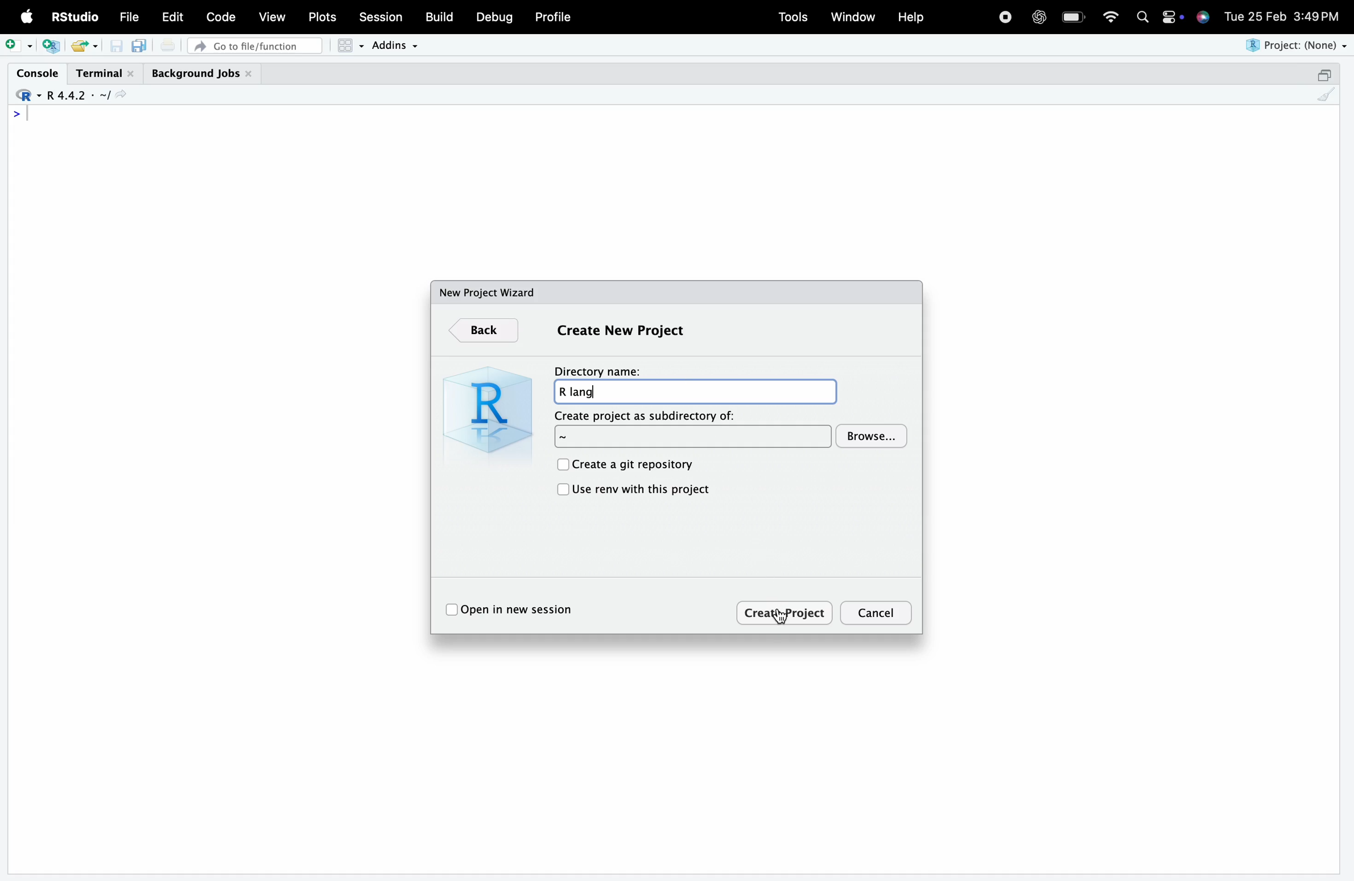  Describe the element at coordinates (695, 392) in the screenshot. I see `R lang` at that location.